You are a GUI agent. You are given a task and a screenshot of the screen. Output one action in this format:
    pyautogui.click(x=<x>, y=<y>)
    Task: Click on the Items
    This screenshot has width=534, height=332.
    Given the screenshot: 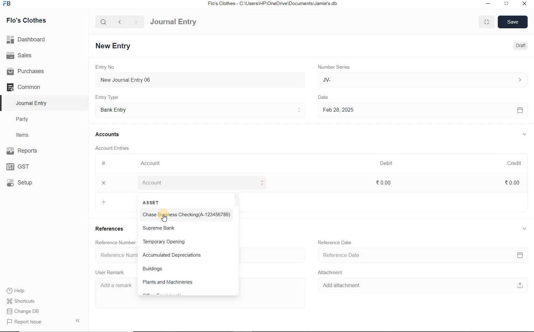 What is the action you would take?
    pyautogui.click(x=25, y=134)
    